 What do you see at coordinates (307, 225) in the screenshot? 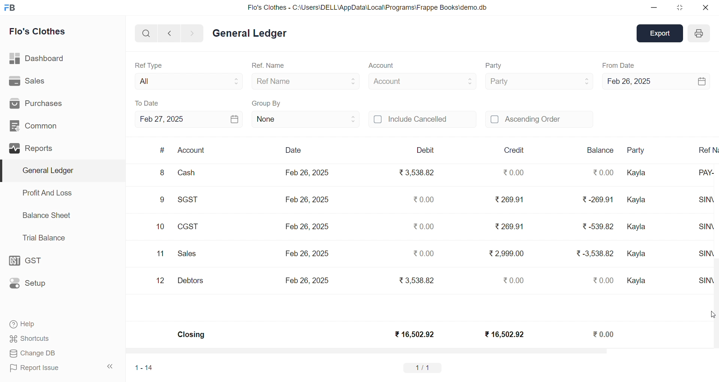
I see `Feb 26, 2025` at bounding box center [307, 225].